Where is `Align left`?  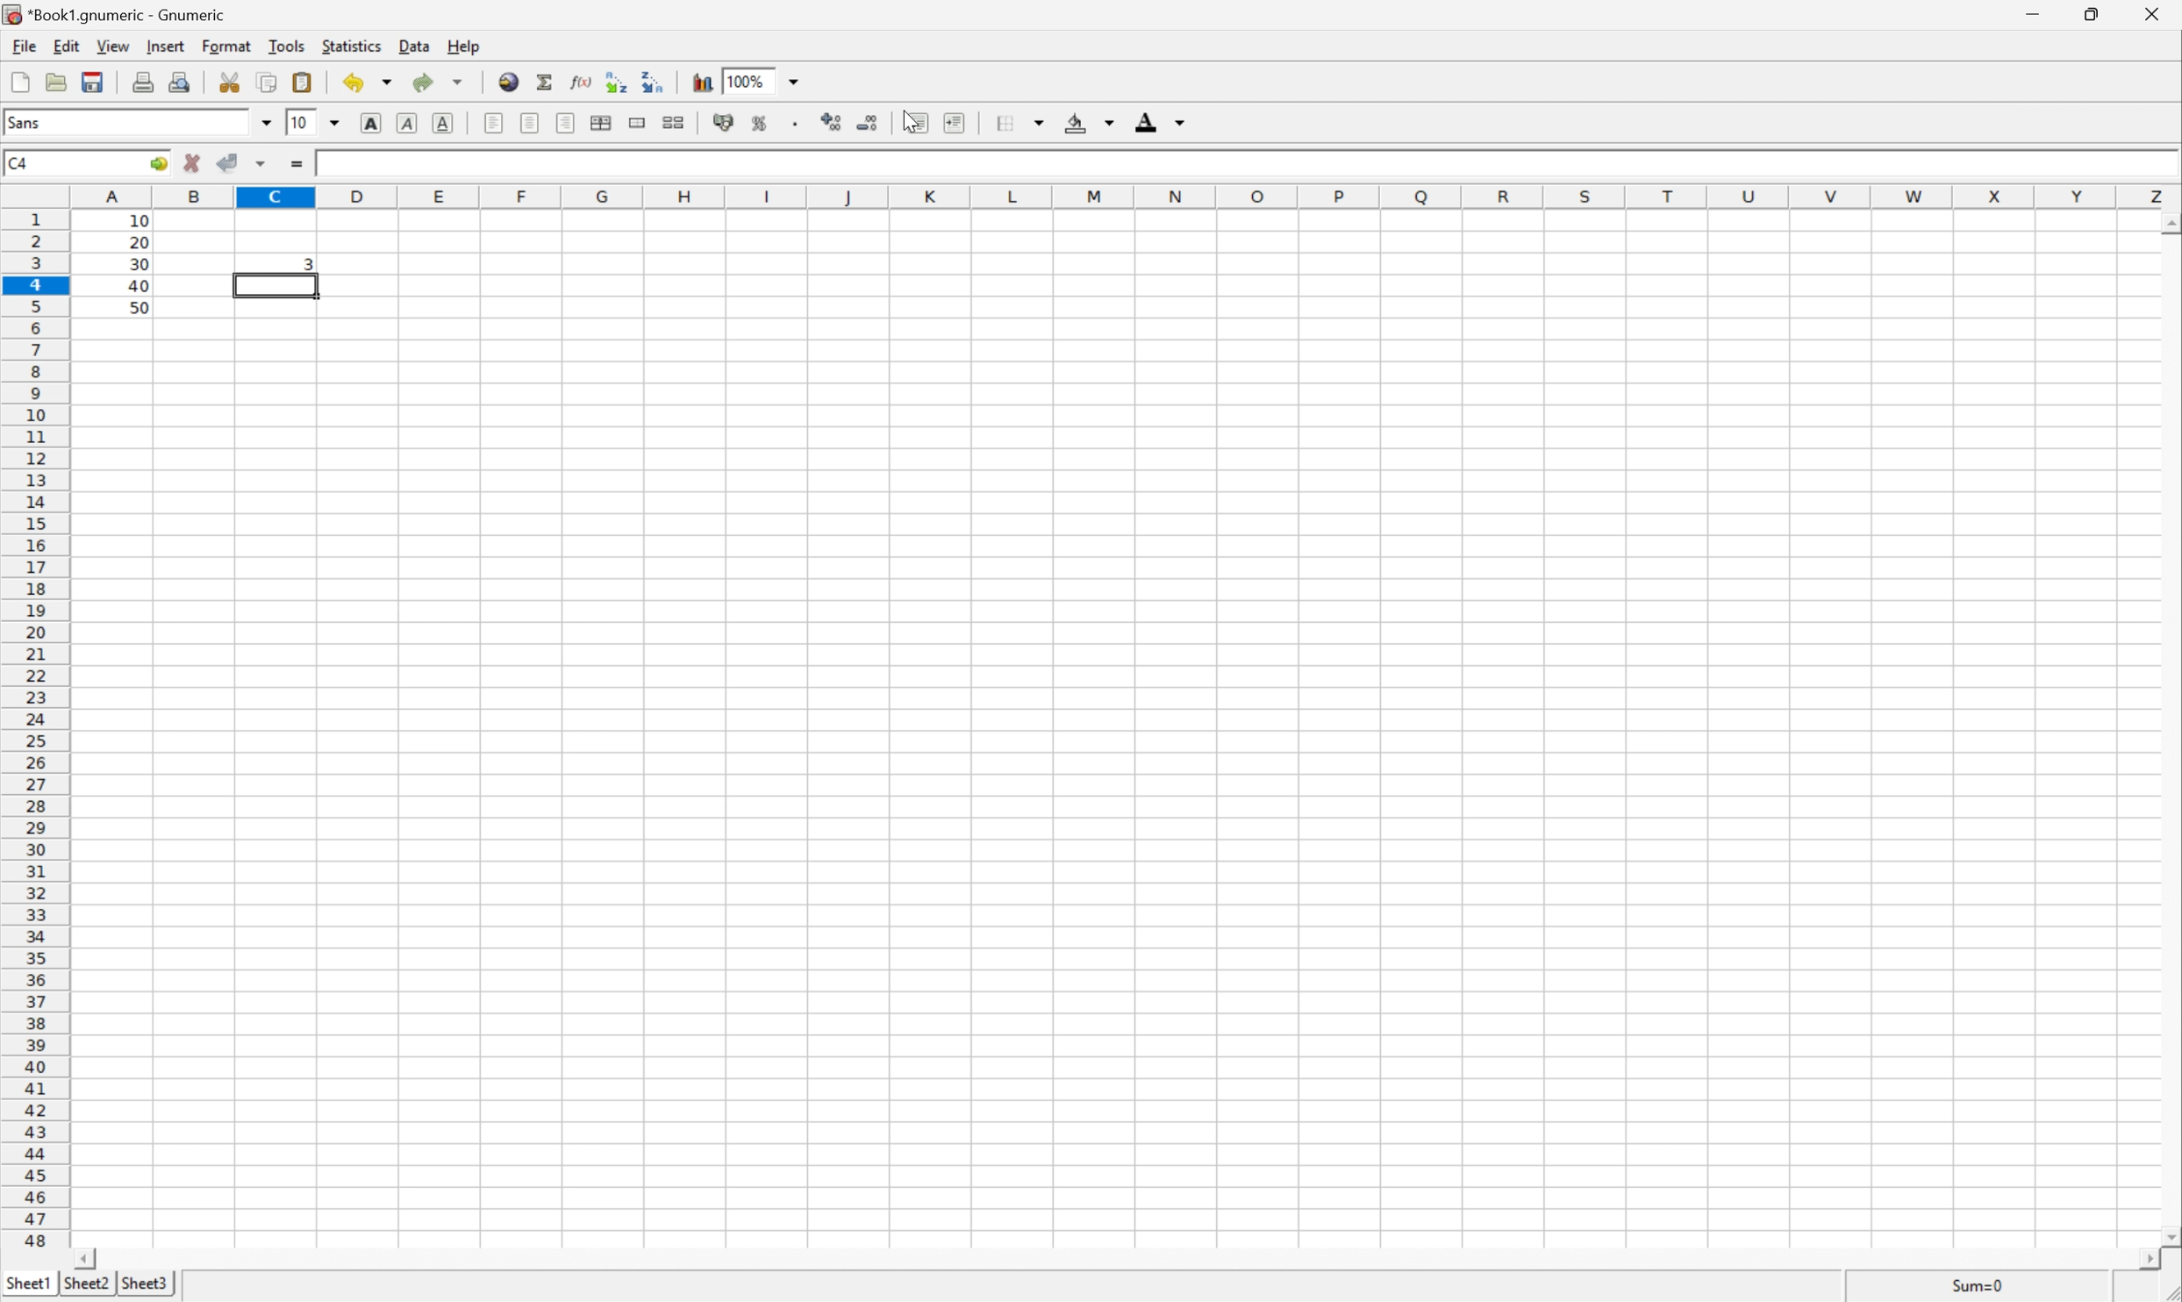
Align left is located at coordinates (492, 121).